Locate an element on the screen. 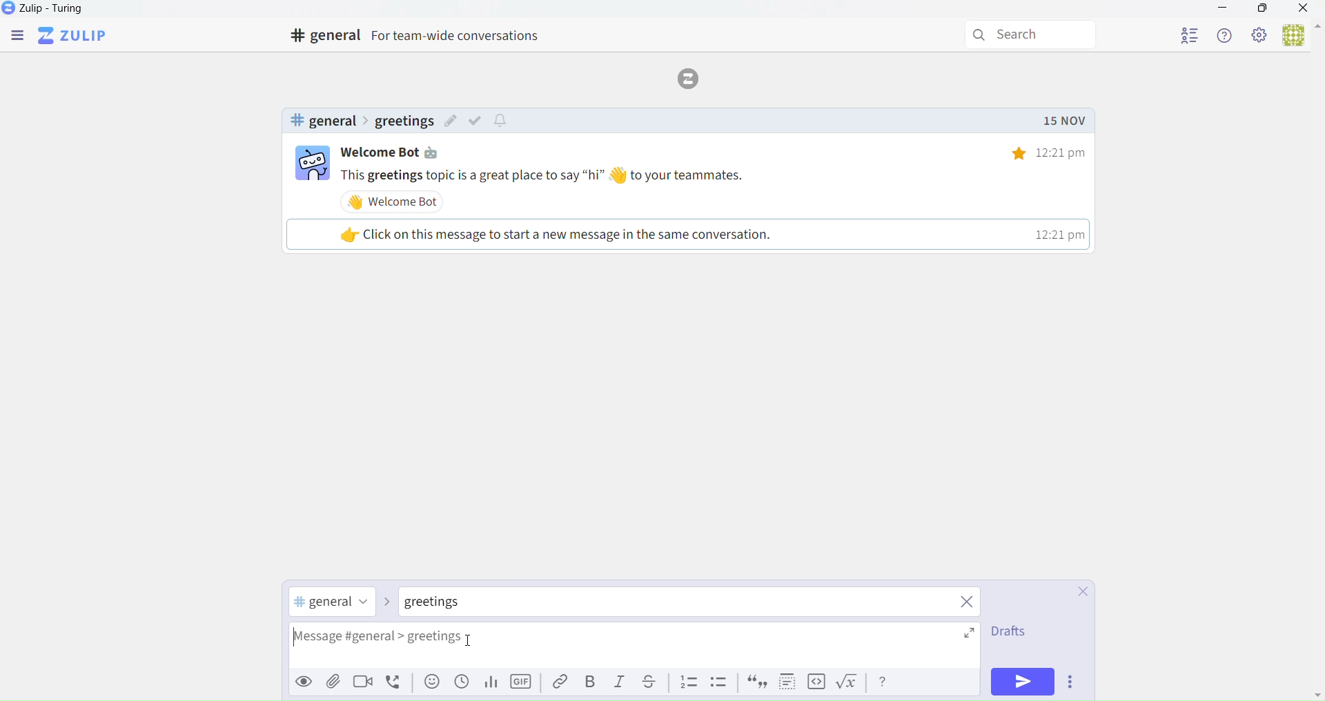 The image size is (1325, 701). greetings is located at coordinates (403, 121).